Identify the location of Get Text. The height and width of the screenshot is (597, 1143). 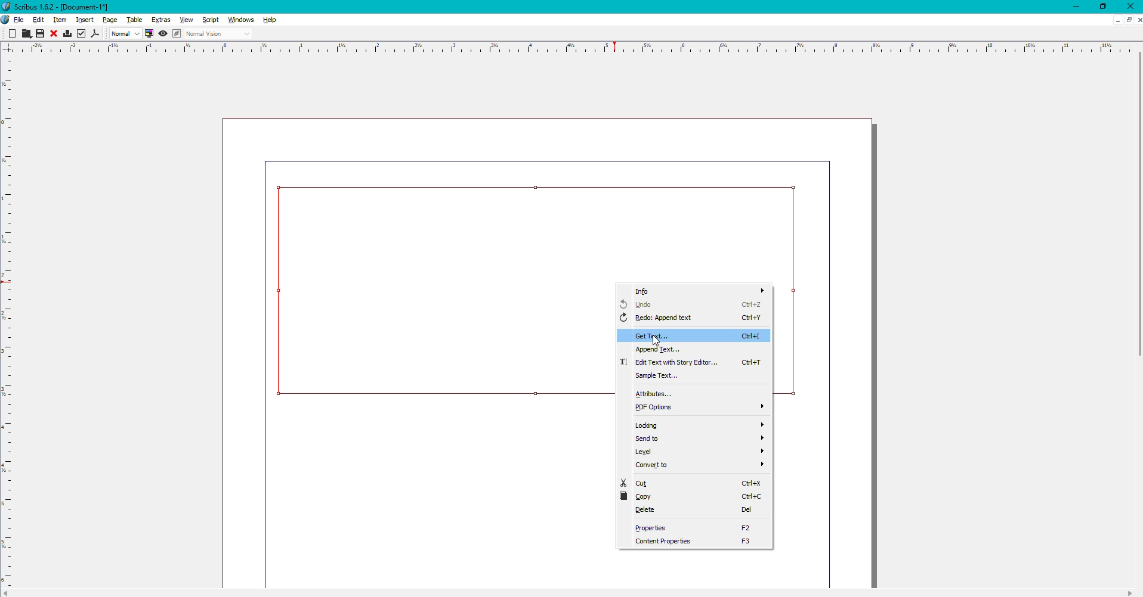
(691, 335).